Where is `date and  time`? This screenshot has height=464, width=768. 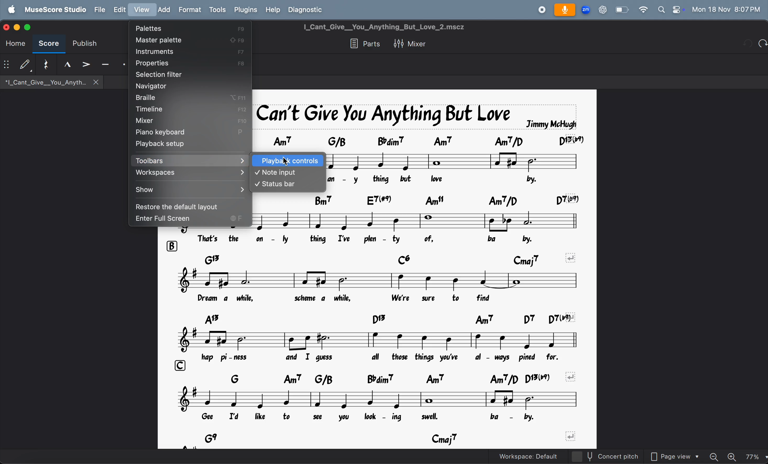 date and  time is located at coordinates (727, 9).